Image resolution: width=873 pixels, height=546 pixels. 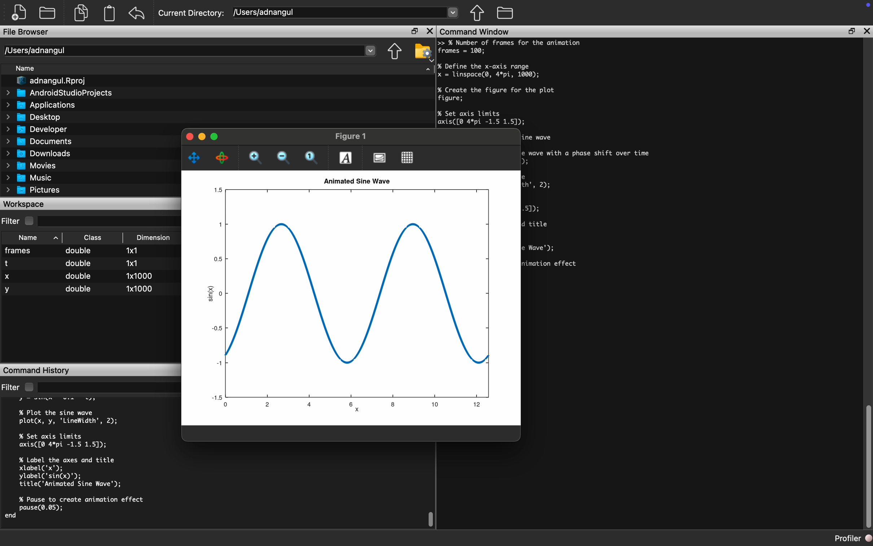 What do you see at coordinates (497, 95) in the screenshot?
I see `% Create the figure for the plot]
figure;` at bounding box center [497, 95].